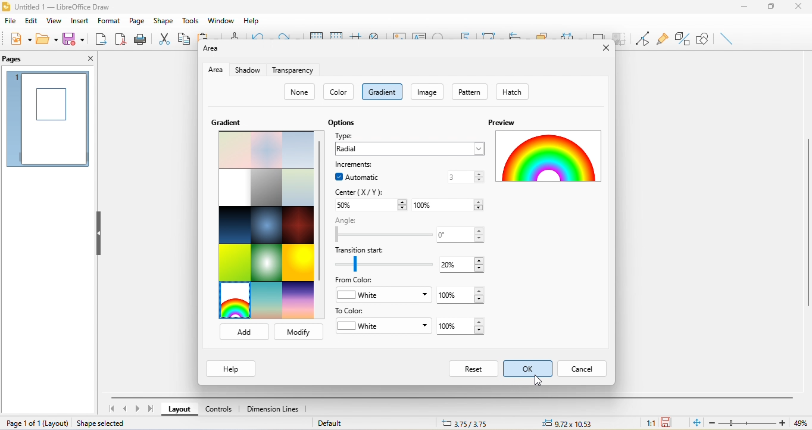 The width and height of the screenshot is (812, 430). Describe the element at coordinates (233, 263) in the screenshot. I see `green grass` at that location.